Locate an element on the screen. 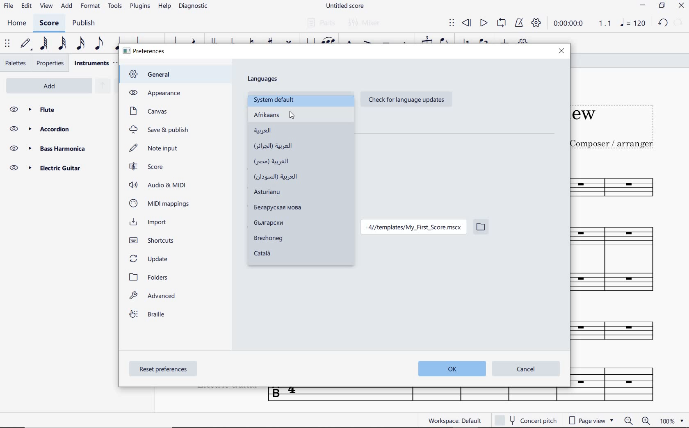 Image resolution: width=689 pixels, height=428 pixels. Instrument: Accordion is located at coordinates (623, 263).